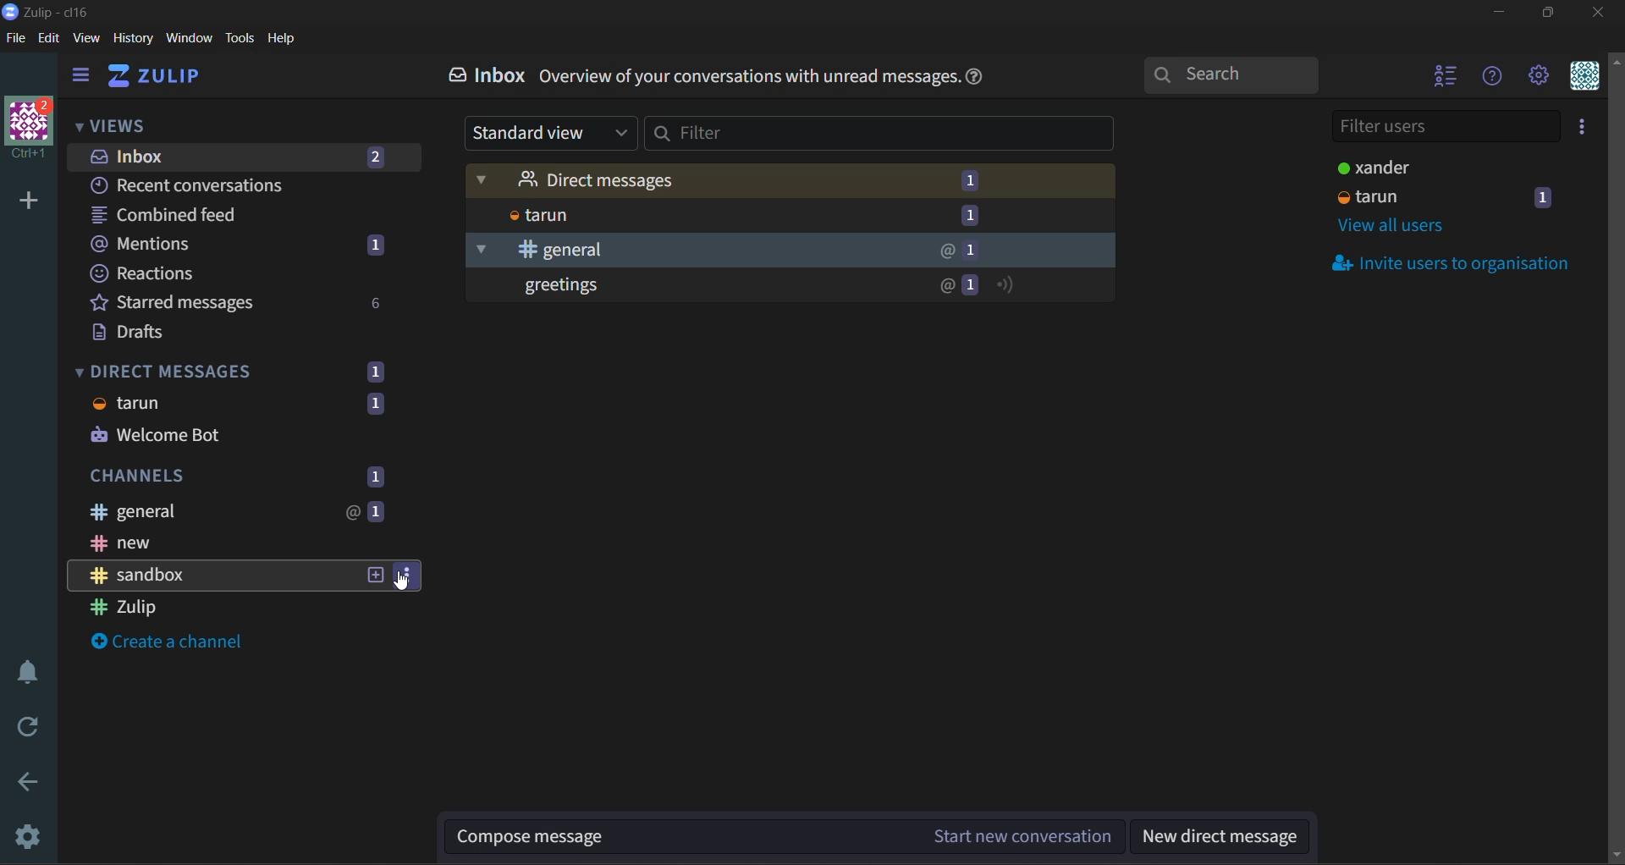 This screenshot has height=865, width=1625. What do you see at coordinates (796, 215) in the screenshot?
I see `tarun` at bounding box center [796, 215].